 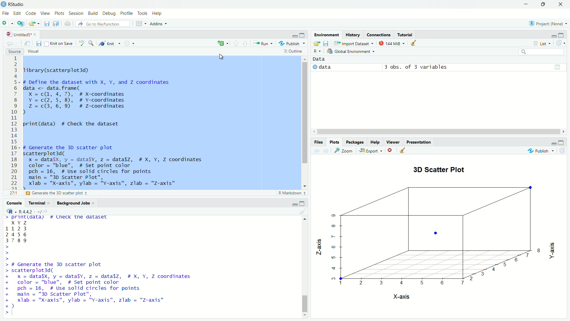 What do you see at coordinates (402, 296) in the screenshot?
I see `x-axis` at bounding box center [402, 296].